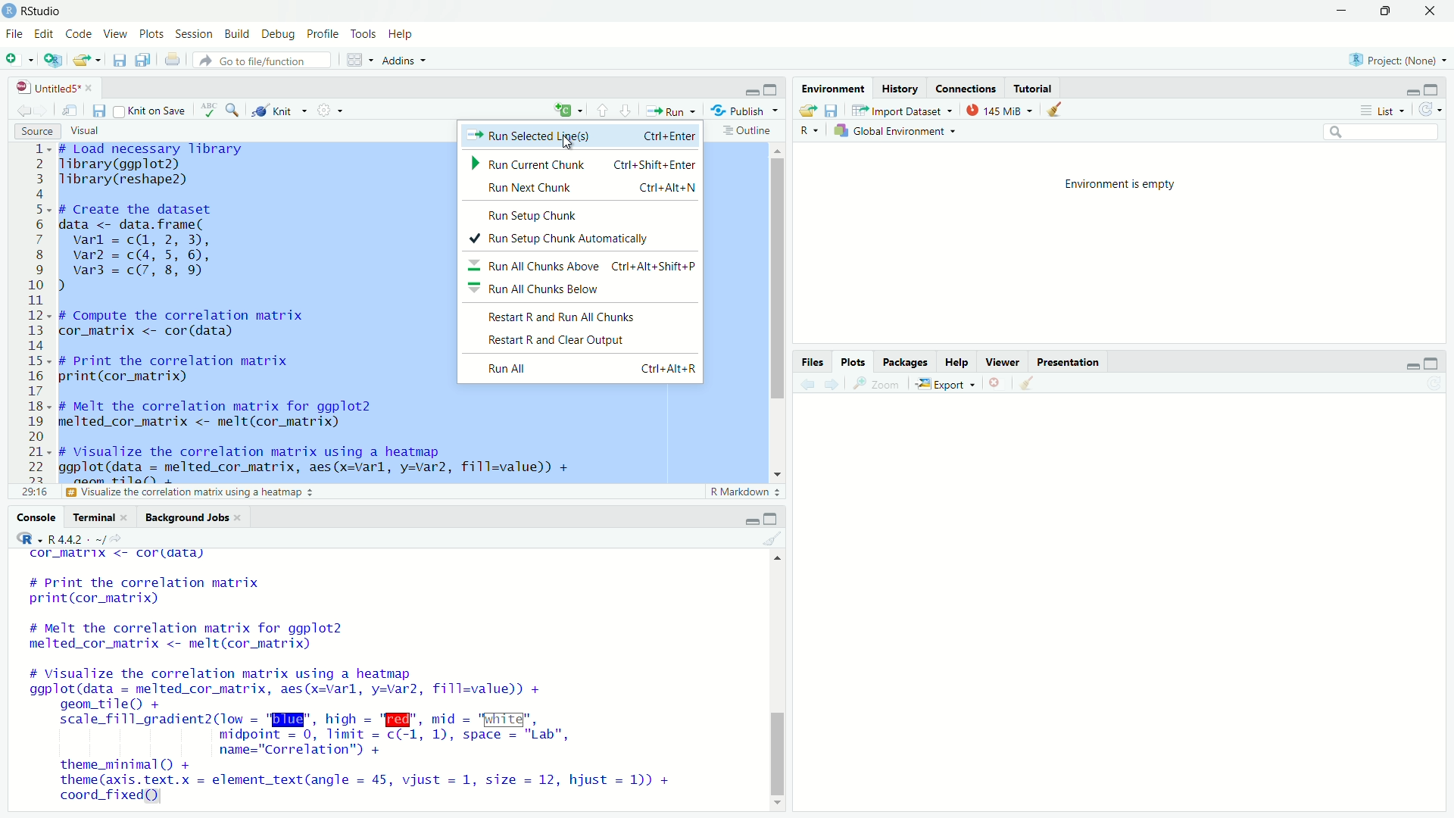 Image resolution: width=1454 pixels, height=818 pixels. What do you see at coordinates (957, 361) in the screenshot?
I see `help` at bounding box center [957, 361].